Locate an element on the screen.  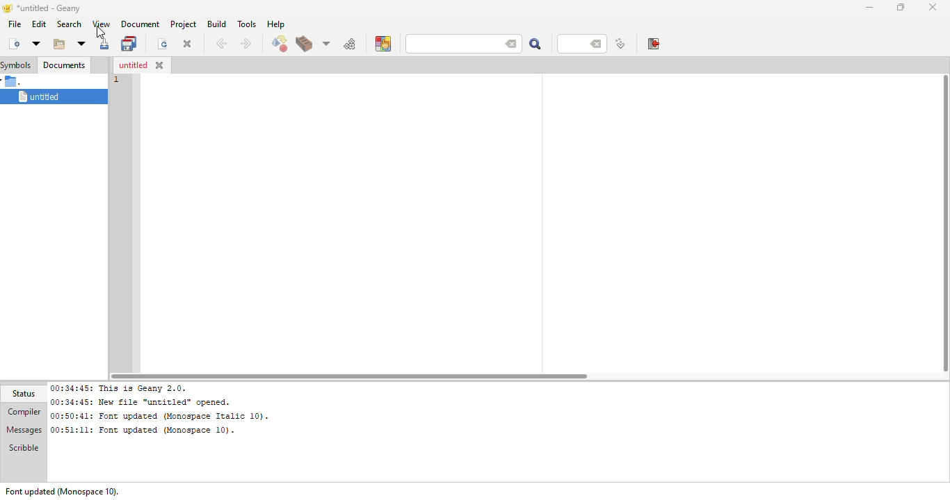
symbols is located at coordinates (17, 65).